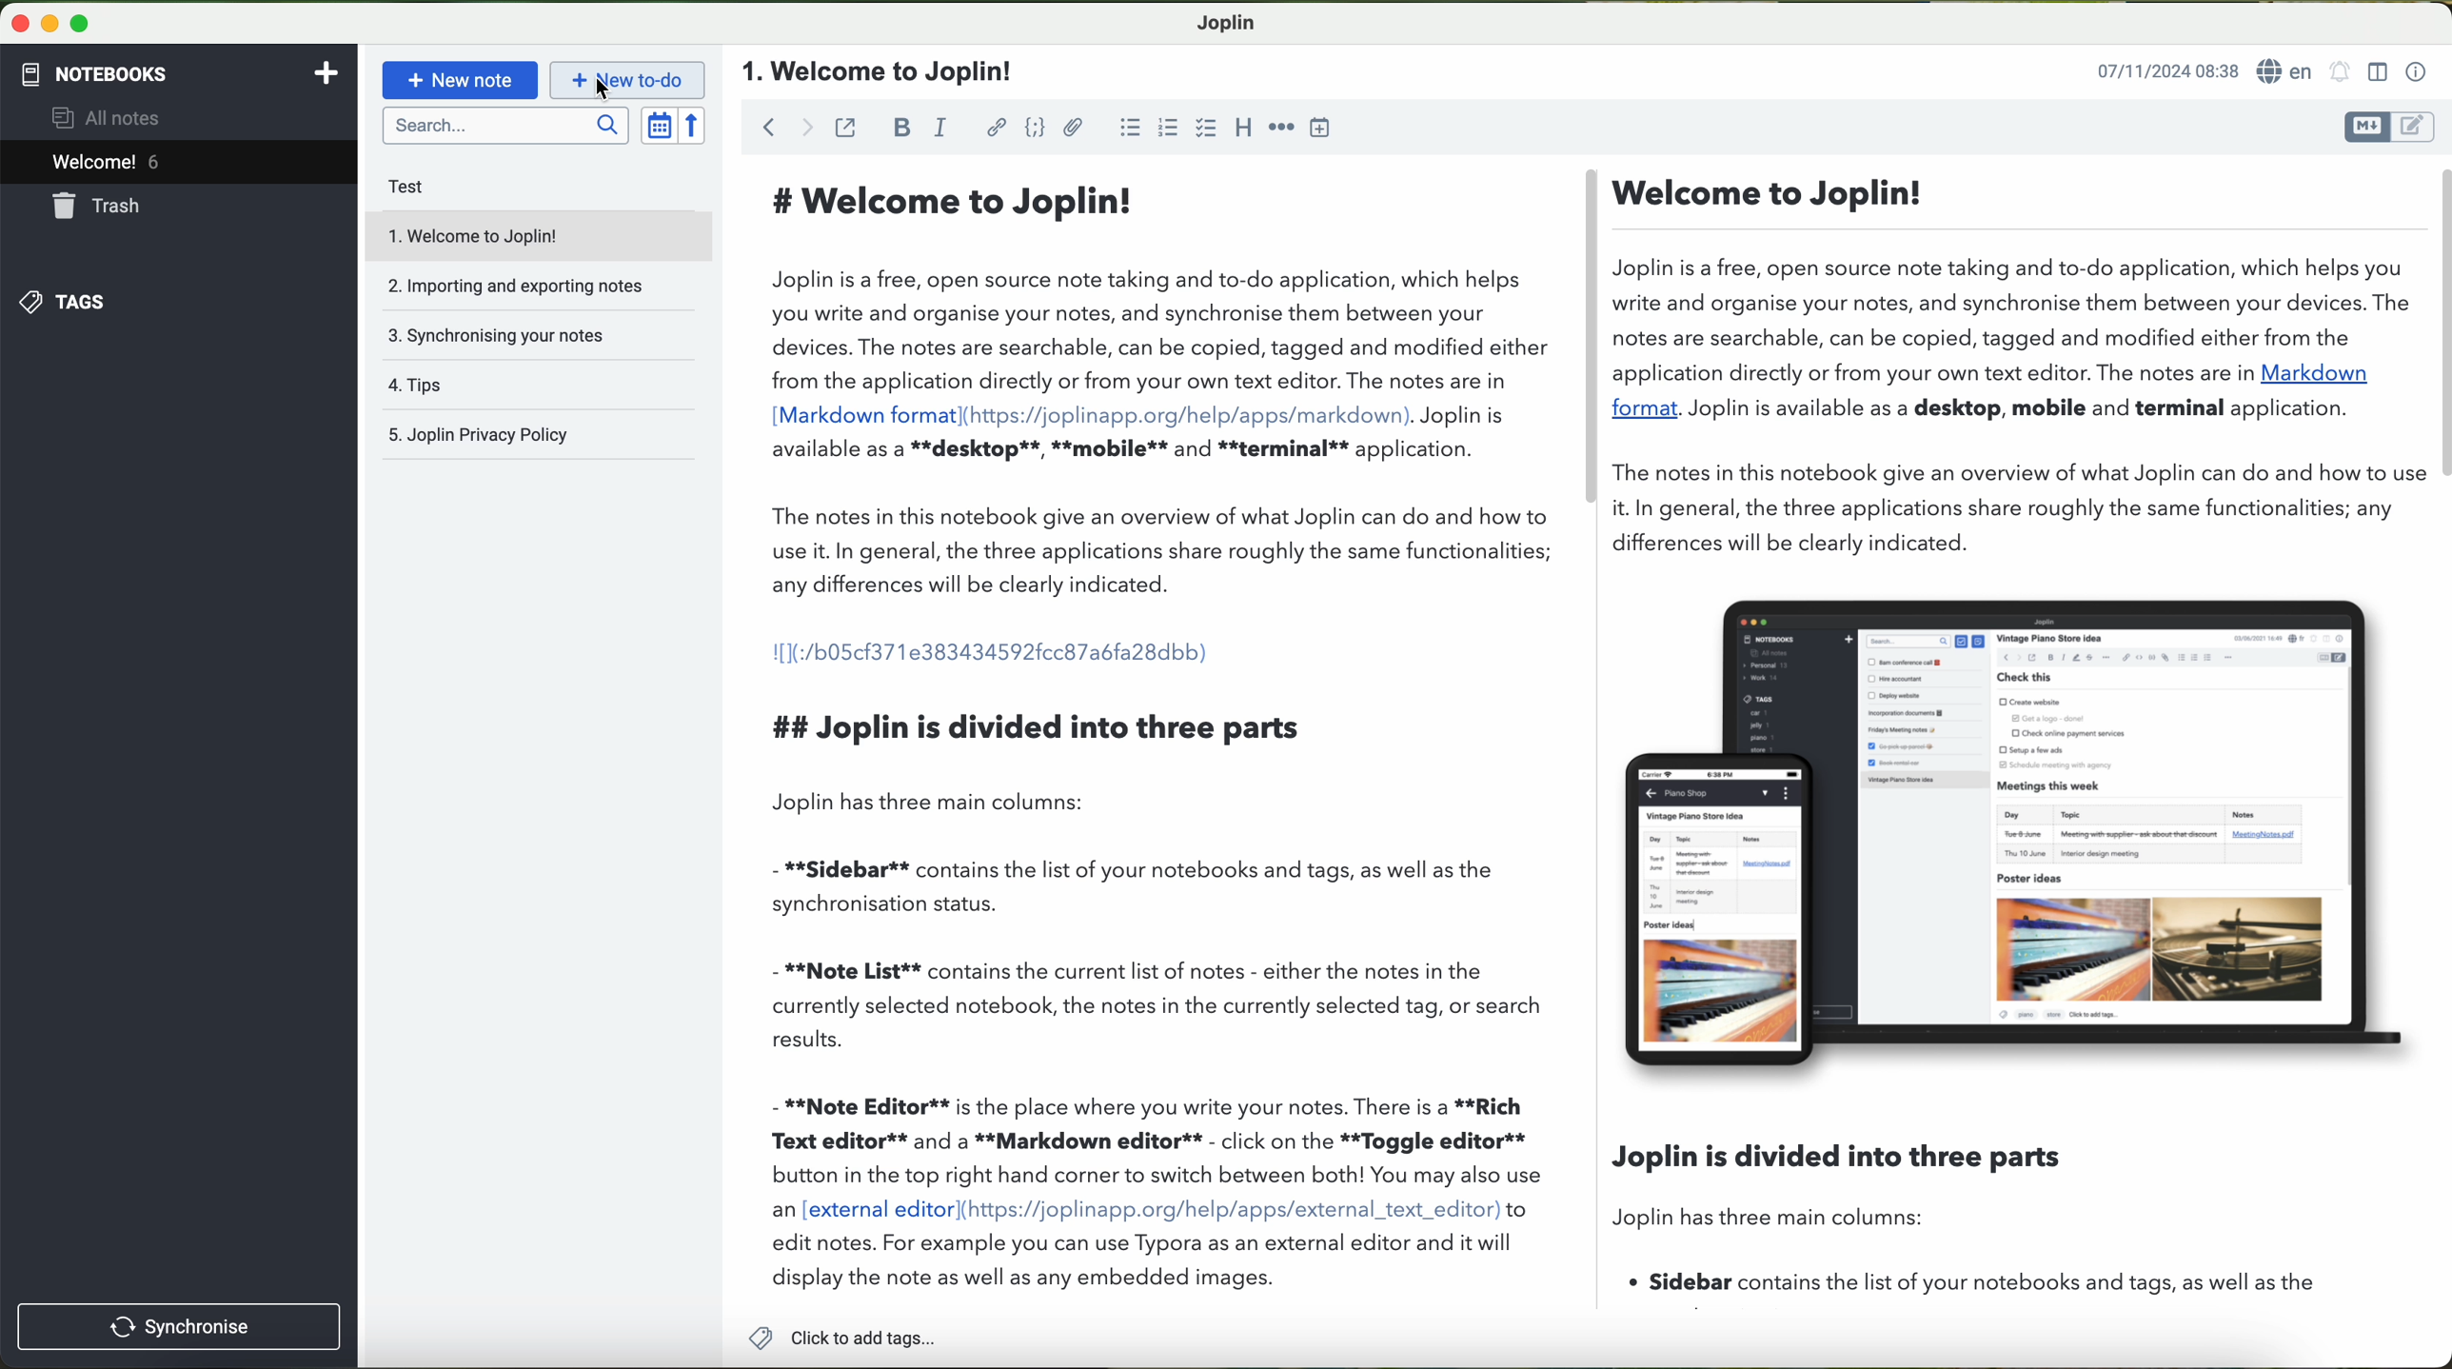 The height and width of the screenshot is (1369, 2452). I want to click on back arrow, so click(772, 125).